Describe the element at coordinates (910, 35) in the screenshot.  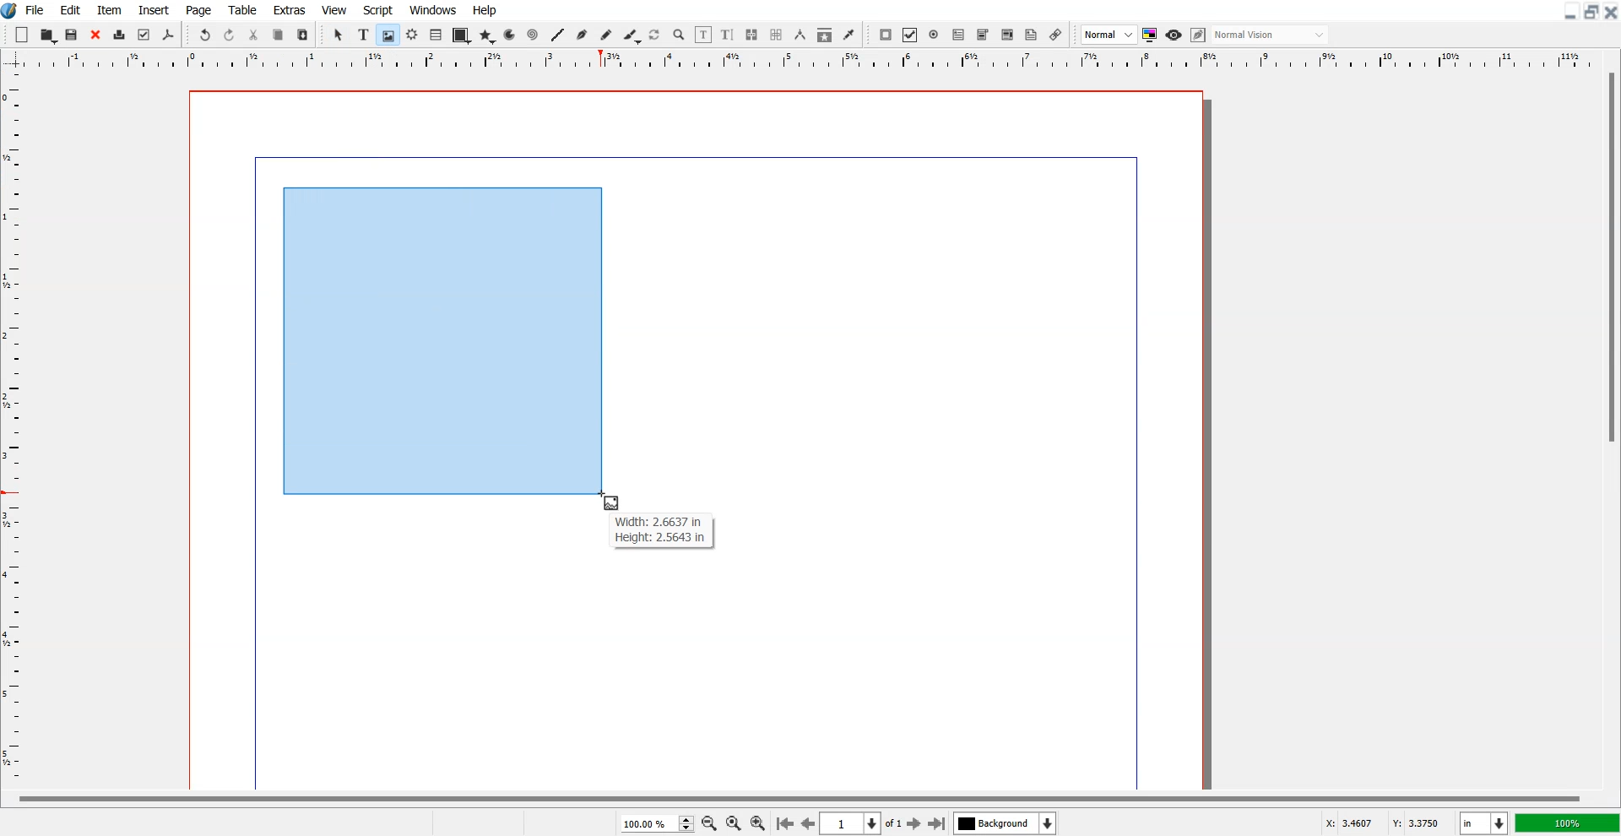
I see `PDF Check Box` at that location.